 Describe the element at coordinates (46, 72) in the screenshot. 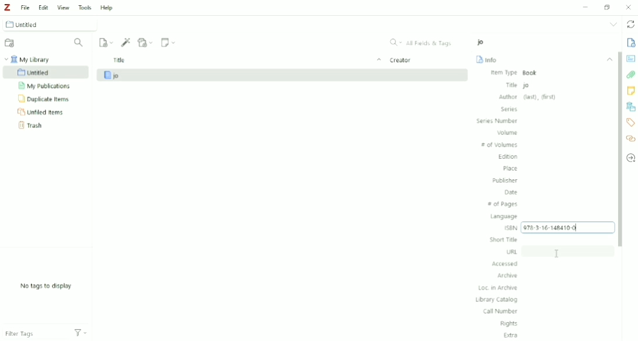

I see `Untitled` at that location.